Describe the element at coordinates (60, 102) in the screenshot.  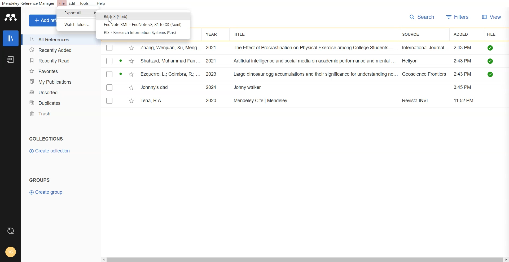
I see `Duplicates` at that location.